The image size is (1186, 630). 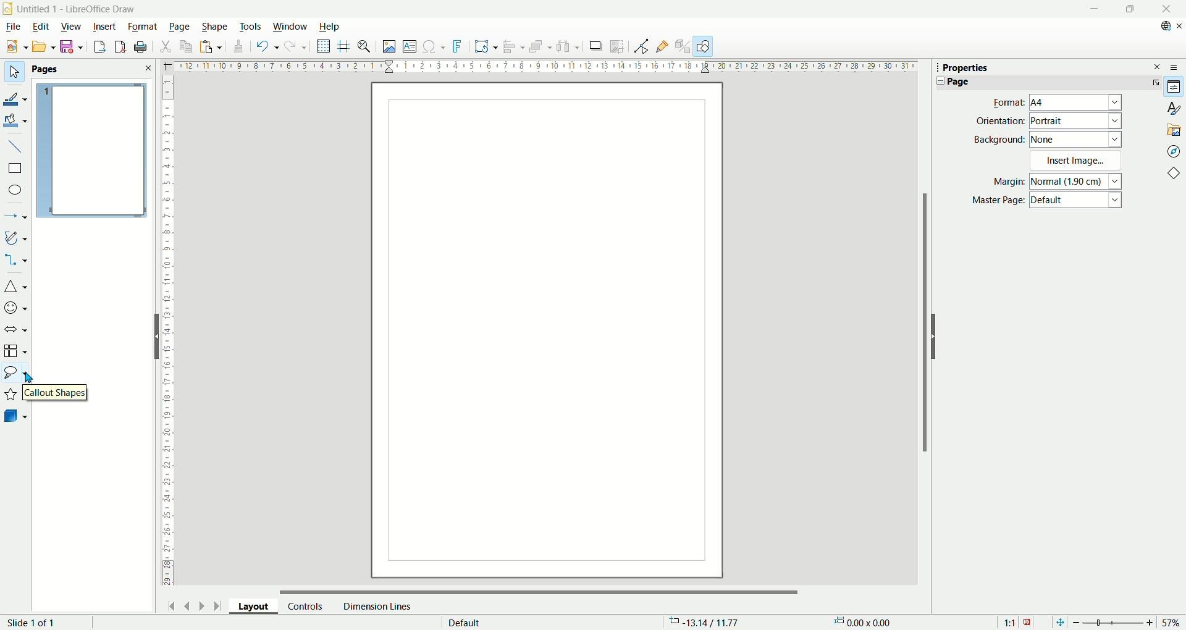 I want to click on Navigator, so click(x=1174, y=151).